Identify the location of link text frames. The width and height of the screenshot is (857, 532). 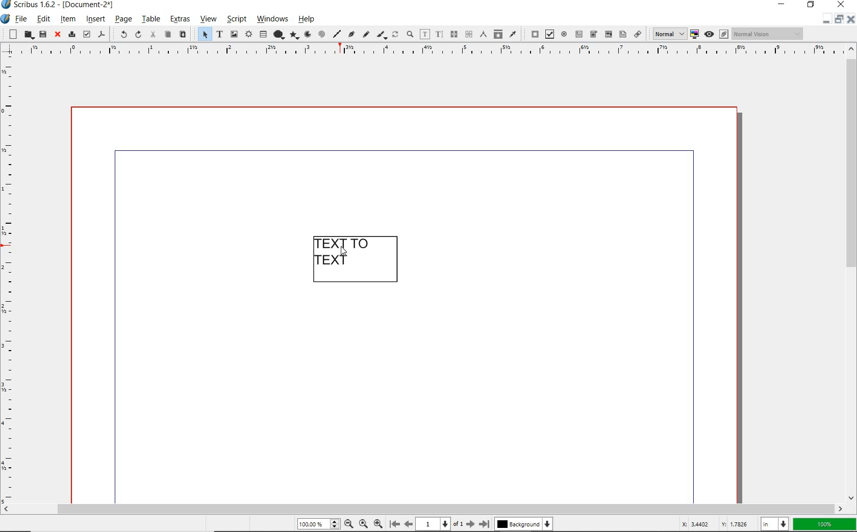
(454, 34).